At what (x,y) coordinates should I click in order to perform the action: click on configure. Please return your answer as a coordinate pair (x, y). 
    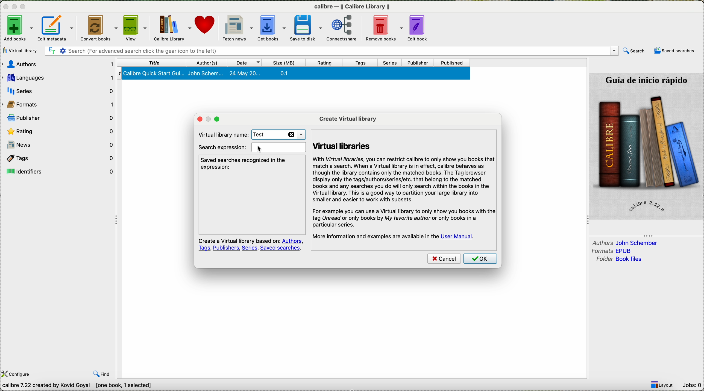
    Looking at the image, I should click on (17, 374).